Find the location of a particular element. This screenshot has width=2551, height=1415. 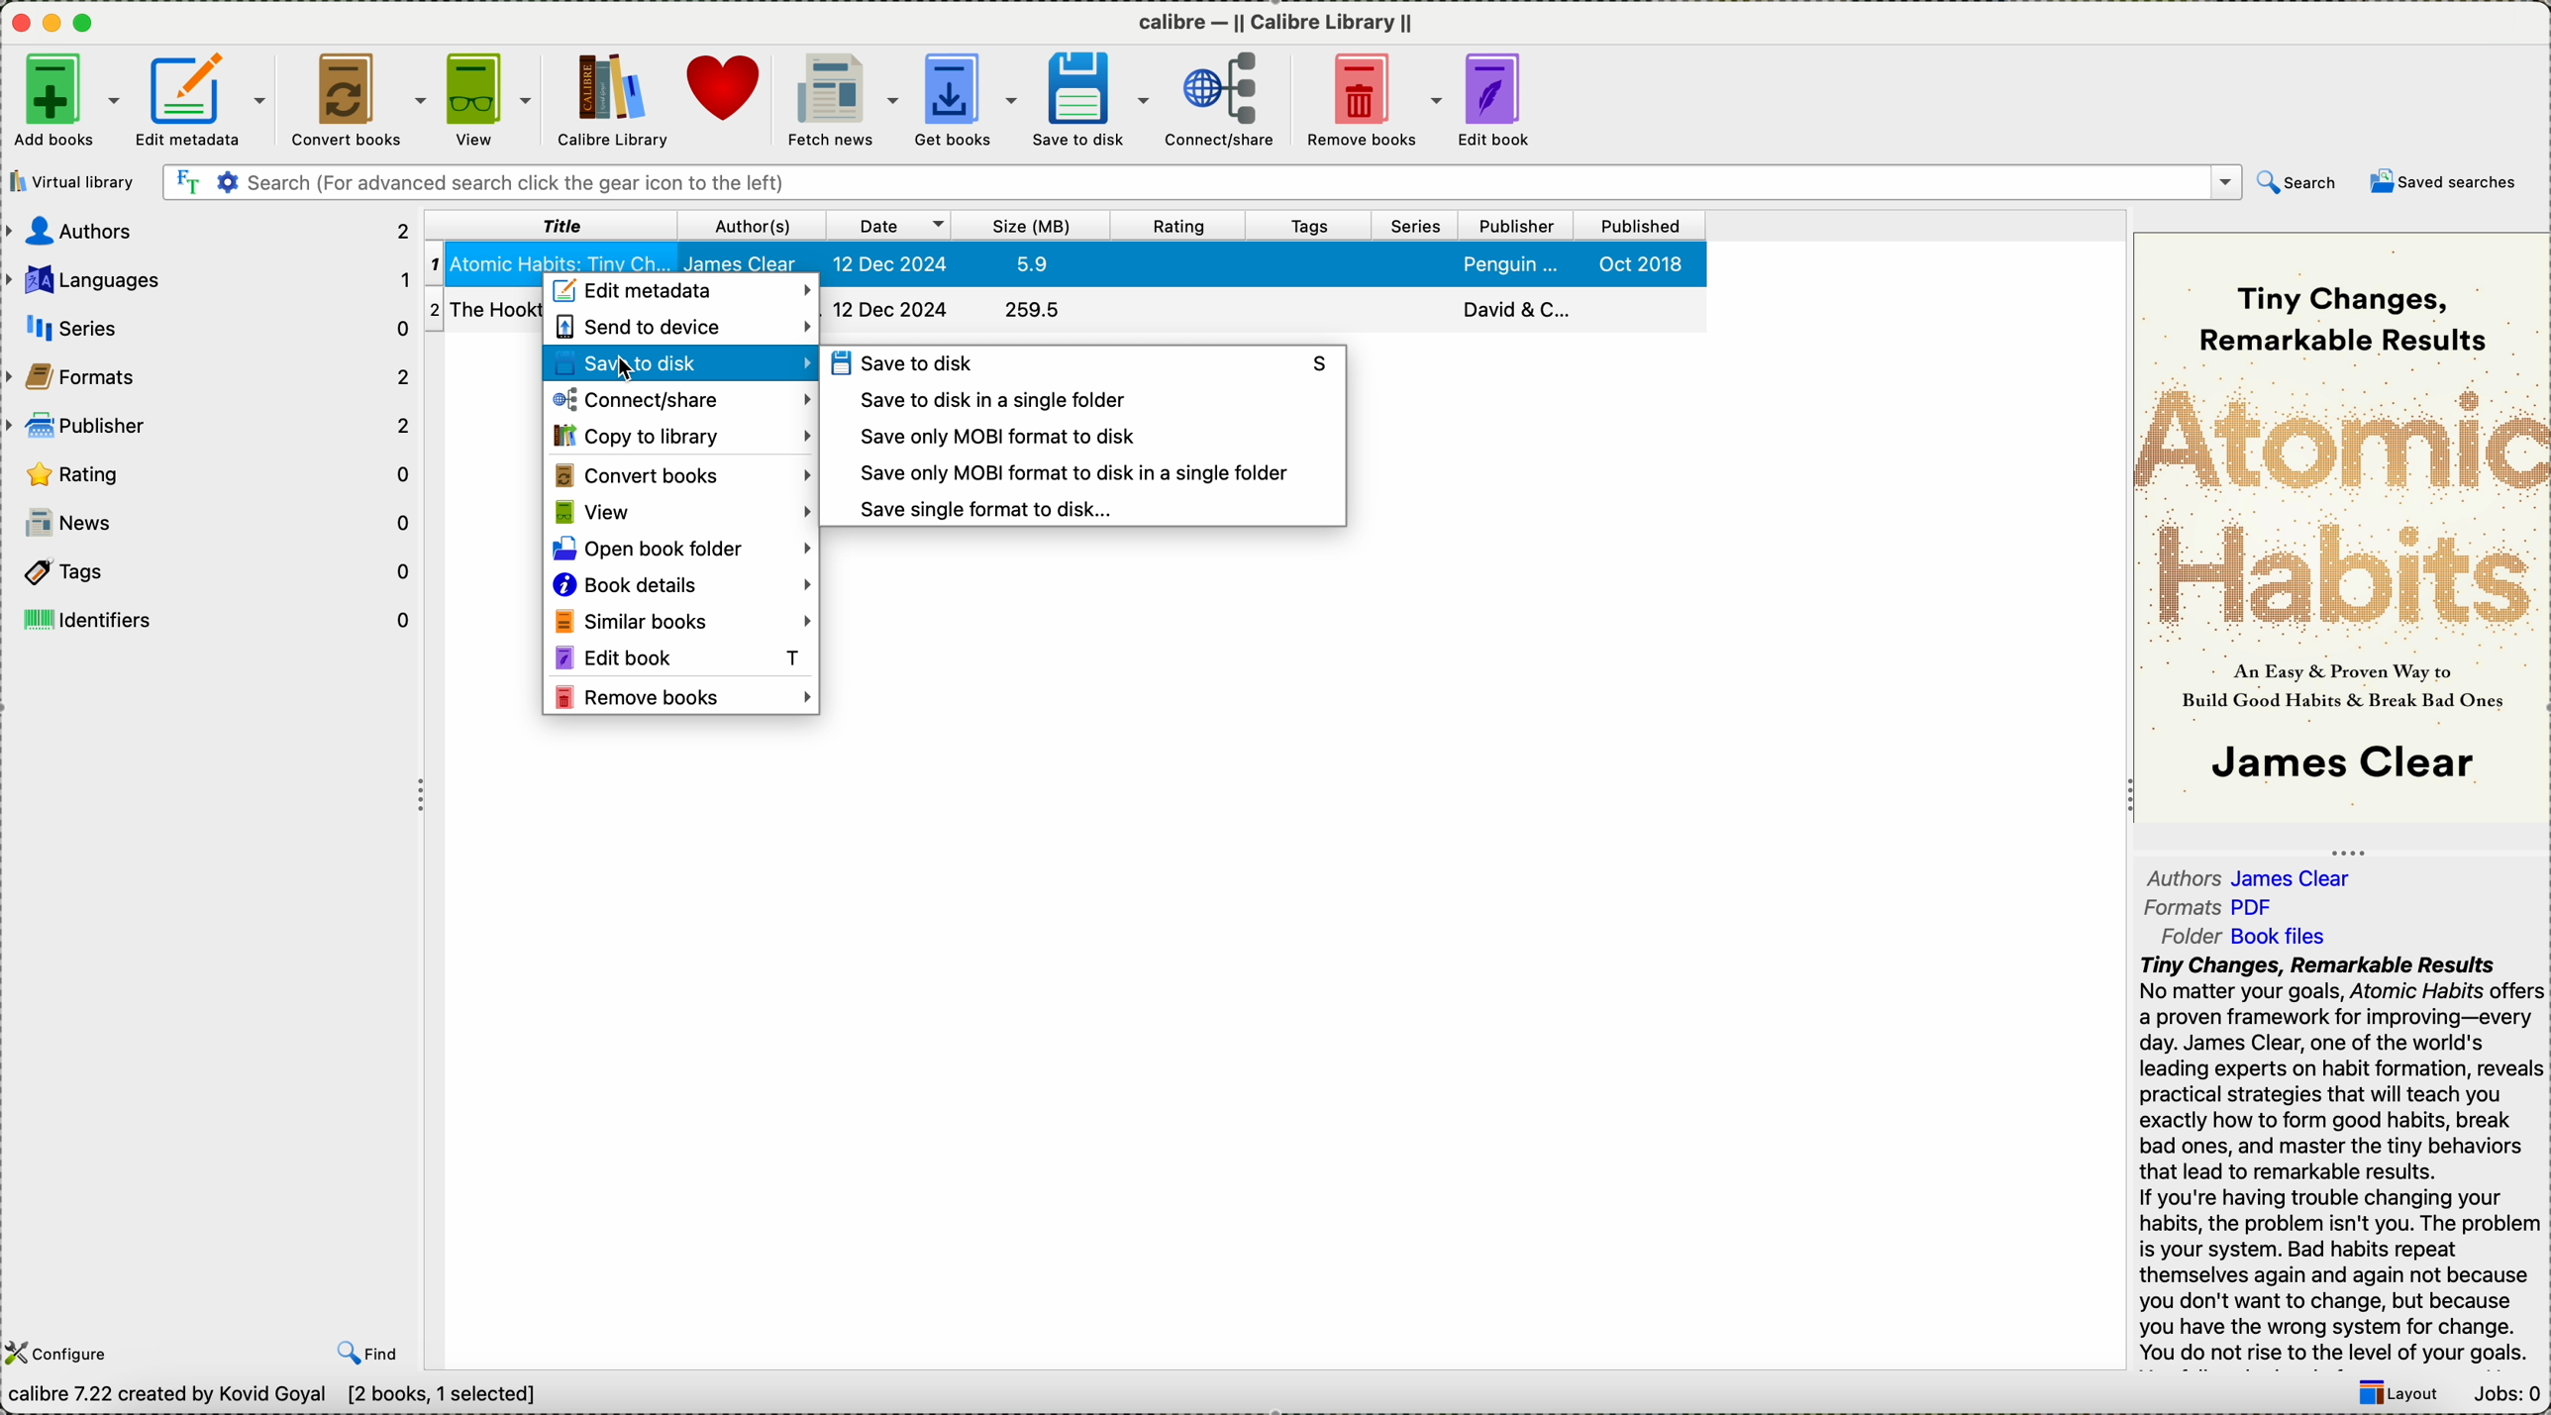

edit metadata is located at coordinates (206, 98).